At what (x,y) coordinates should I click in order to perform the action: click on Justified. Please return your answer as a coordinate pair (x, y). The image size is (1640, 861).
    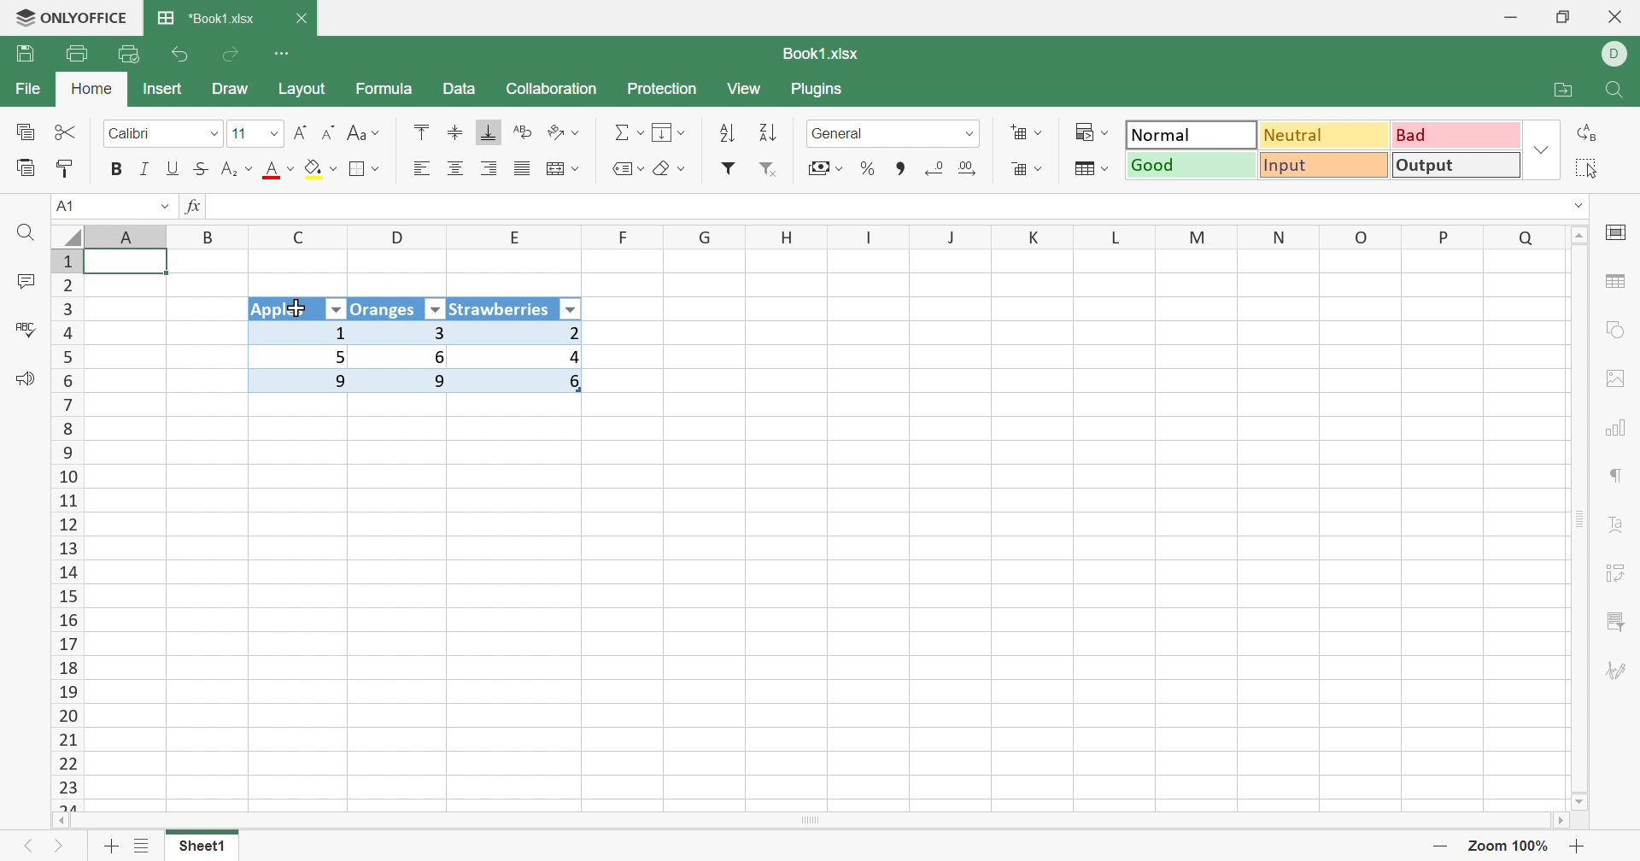
    Looking at the image, I should click on (521, 169).